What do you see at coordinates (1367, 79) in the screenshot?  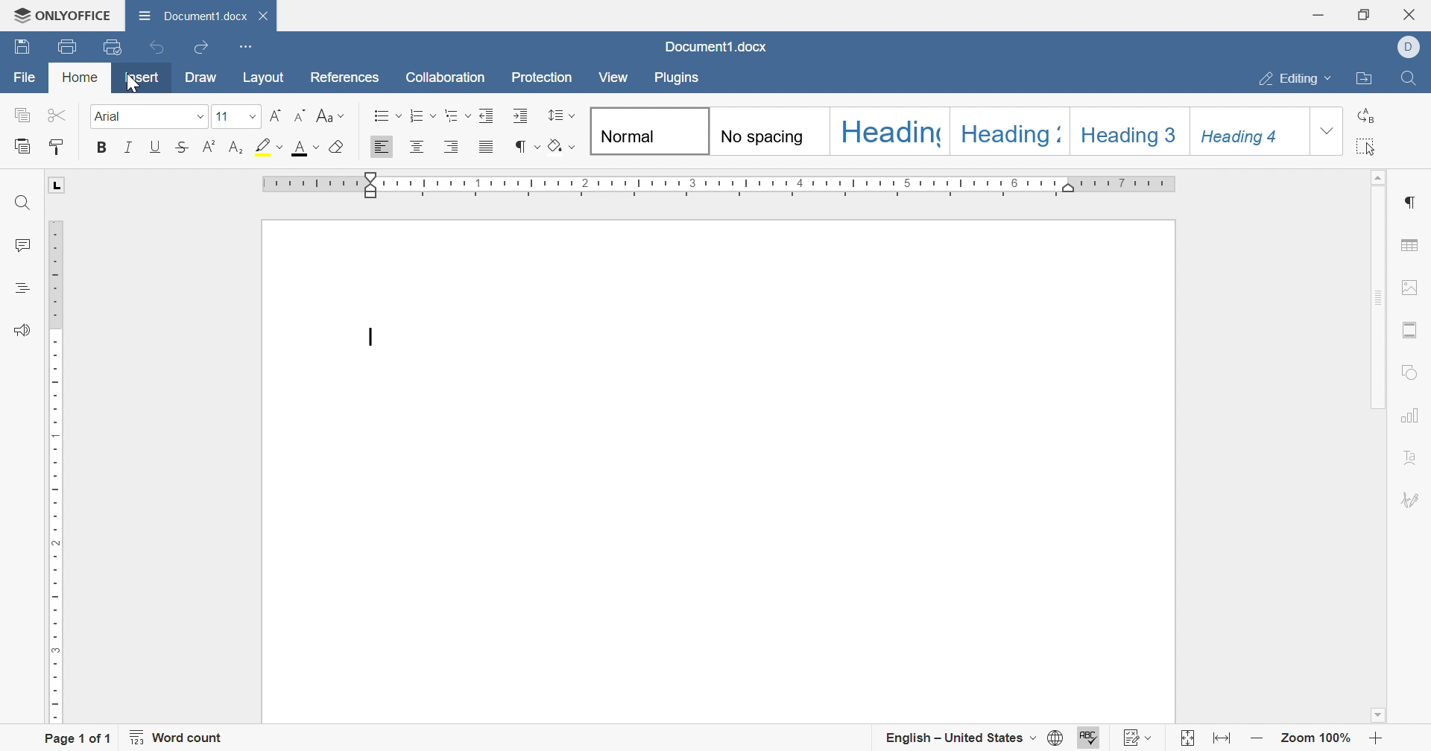 I see `Open File location` at bounding box center [1367, 79].